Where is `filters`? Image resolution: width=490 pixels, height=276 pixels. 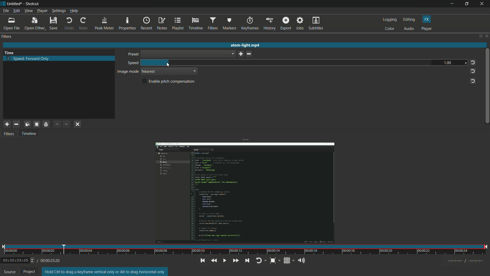
filters is located at coordinates (213, 24).